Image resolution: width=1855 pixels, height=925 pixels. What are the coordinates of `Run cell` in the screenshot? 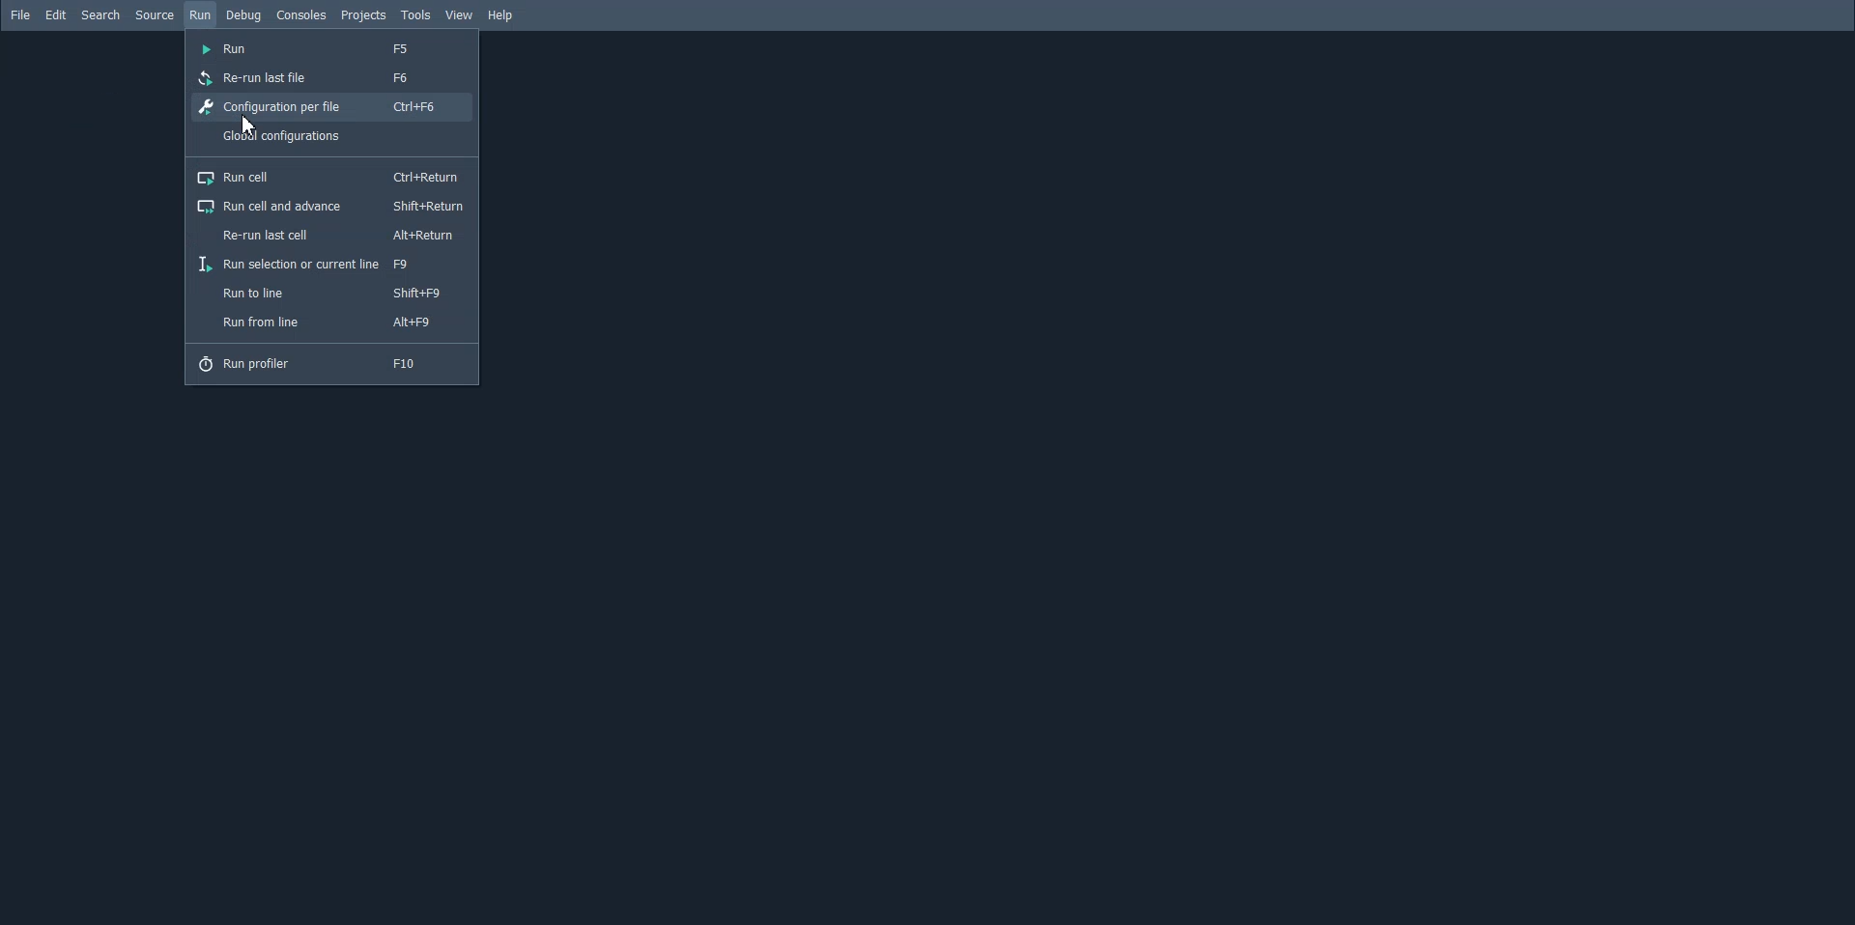 It's located at (328, 177).